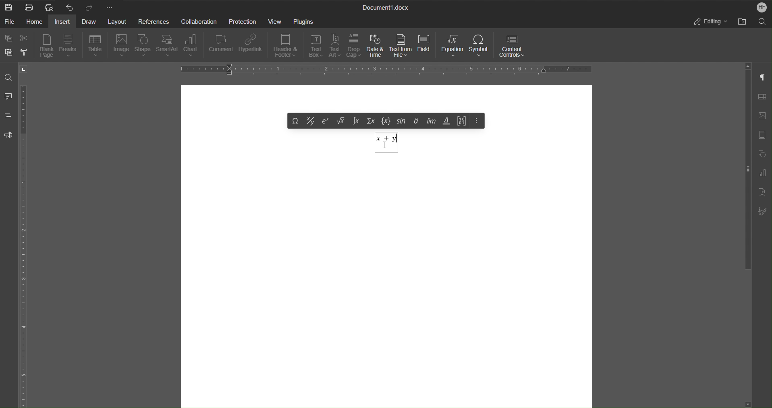  Describe the element at coordinates (89, 22) in the screenshot. I see `Draw` at that location.